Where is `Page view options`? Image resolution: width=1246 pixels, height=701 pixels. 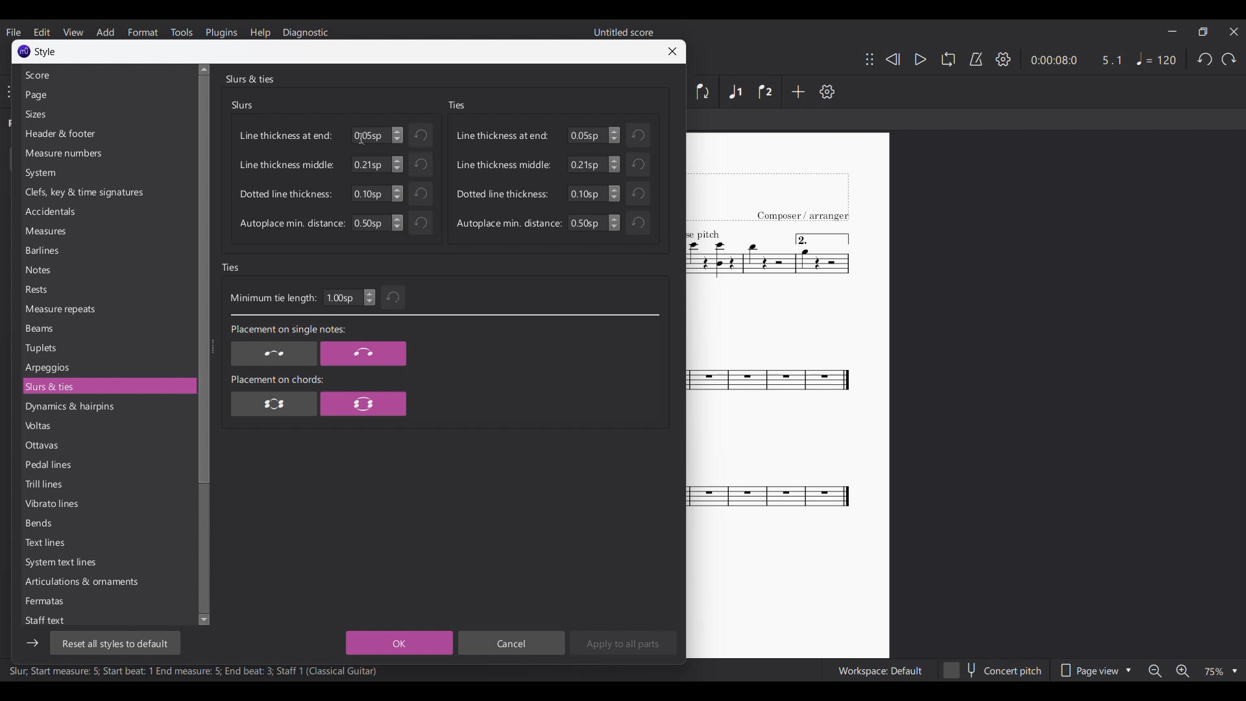 Page view options is located at coordinates (1094, 670).